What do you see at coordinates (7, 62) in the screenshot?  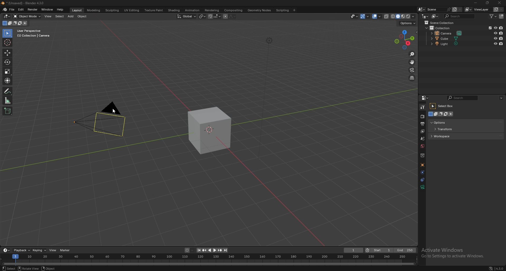 I see `rotate` at bounding box center [7, 62].